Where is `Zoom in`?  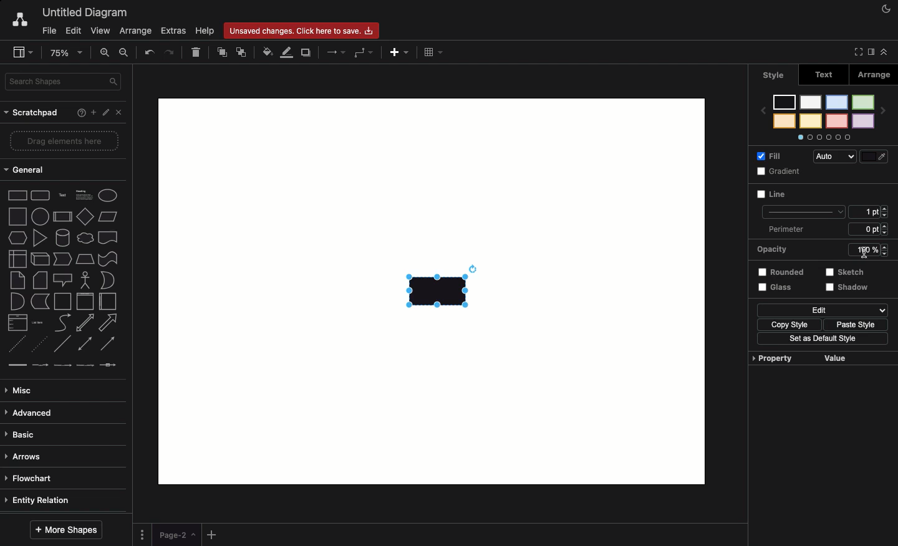
Zoom in is located at coordinates (105, 54).